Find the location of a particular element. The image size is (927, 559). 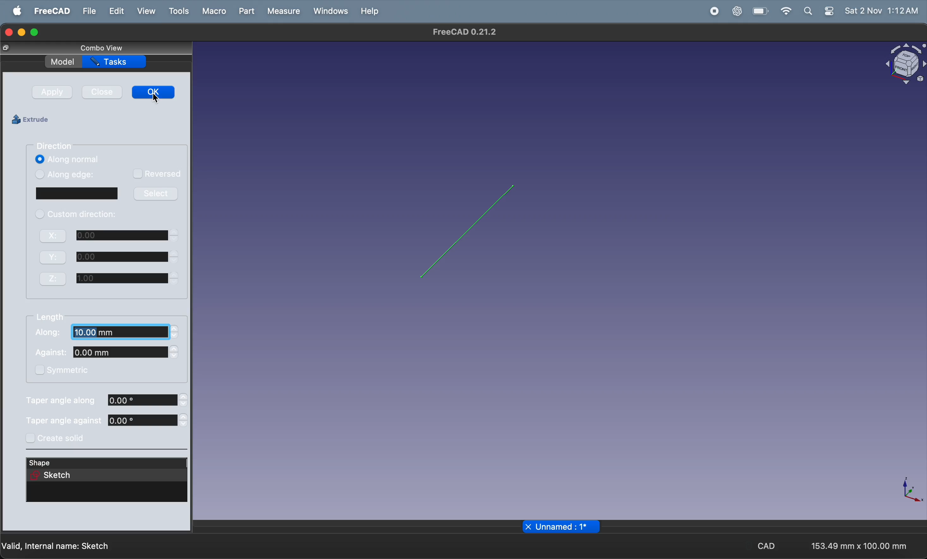

model is located at coordinates (63, 62).